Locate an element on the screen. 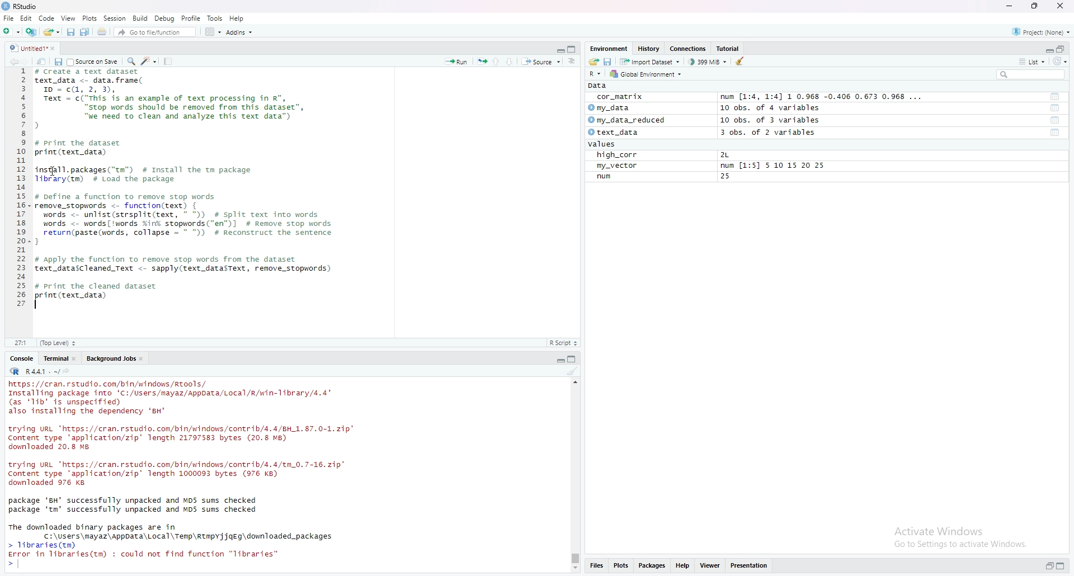  data is located at coordinates (598, 86).